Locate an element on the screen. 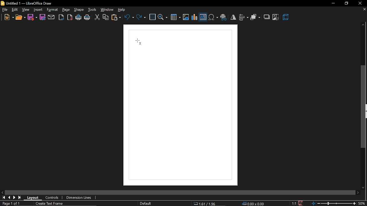 Image resolution: width=367 pixels, height=206 pixels. attach is located at coordinates (51, 17).